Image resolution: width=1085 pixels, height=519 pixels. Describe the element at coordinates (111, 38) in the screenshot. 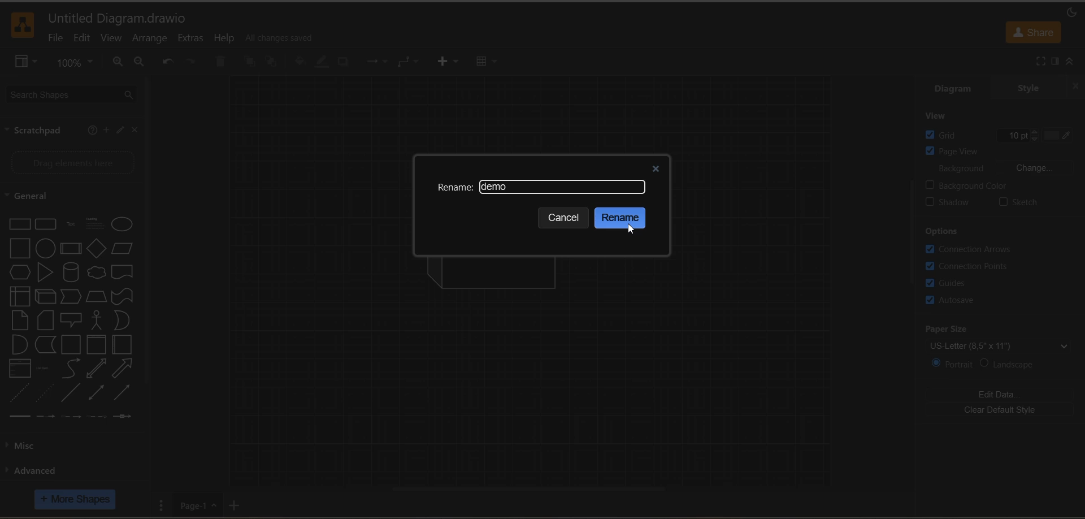

I see `view` at that location.